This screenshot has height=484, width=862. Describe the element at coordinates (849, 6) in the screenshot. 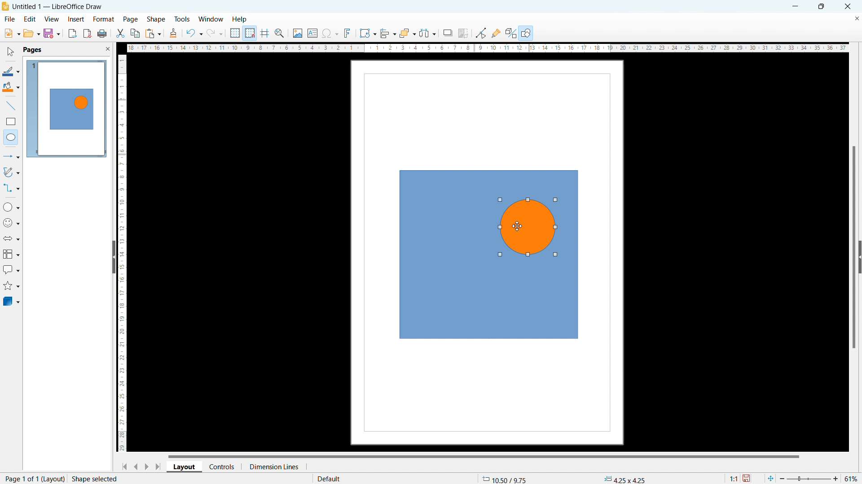

I see `close` at that location.